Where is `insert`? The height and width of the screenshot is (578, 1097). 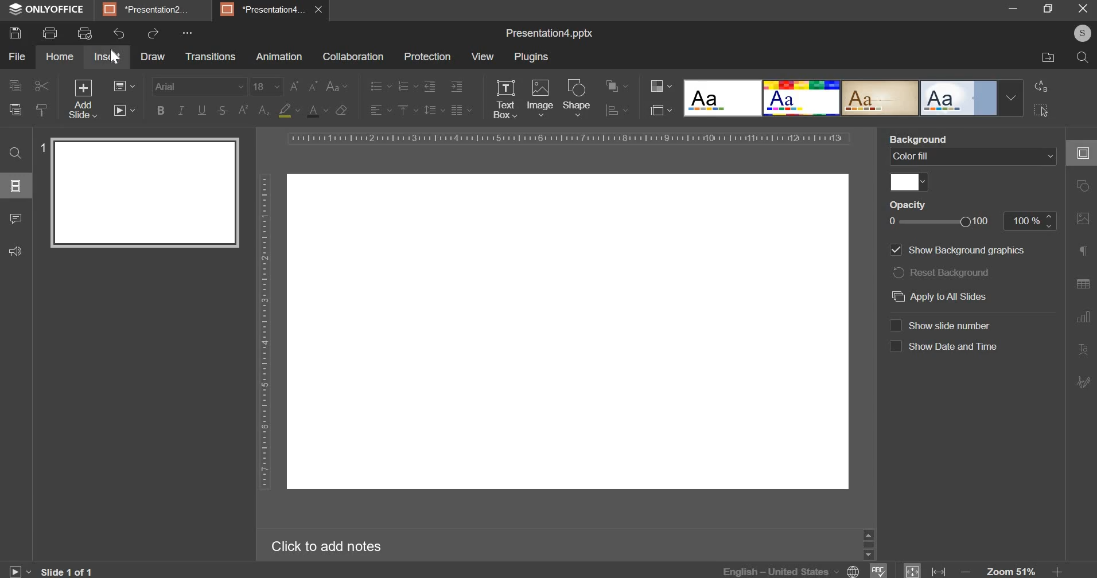
insert is located at coordinates (106, 57).